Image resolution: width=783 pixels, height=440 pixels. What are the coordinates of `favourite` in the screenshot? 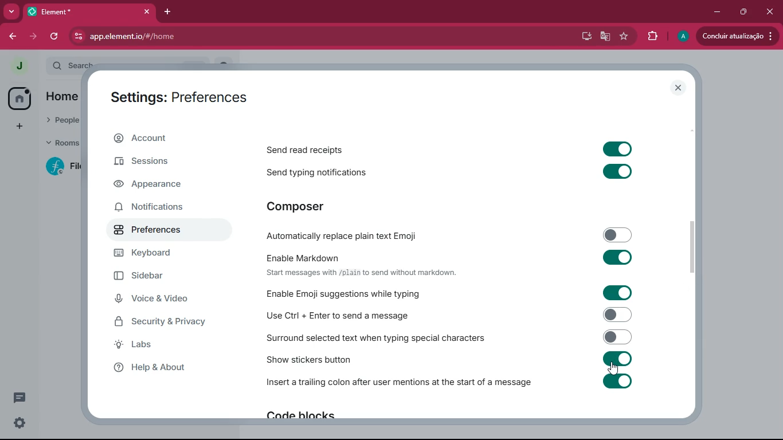 It's located at (624, 37).